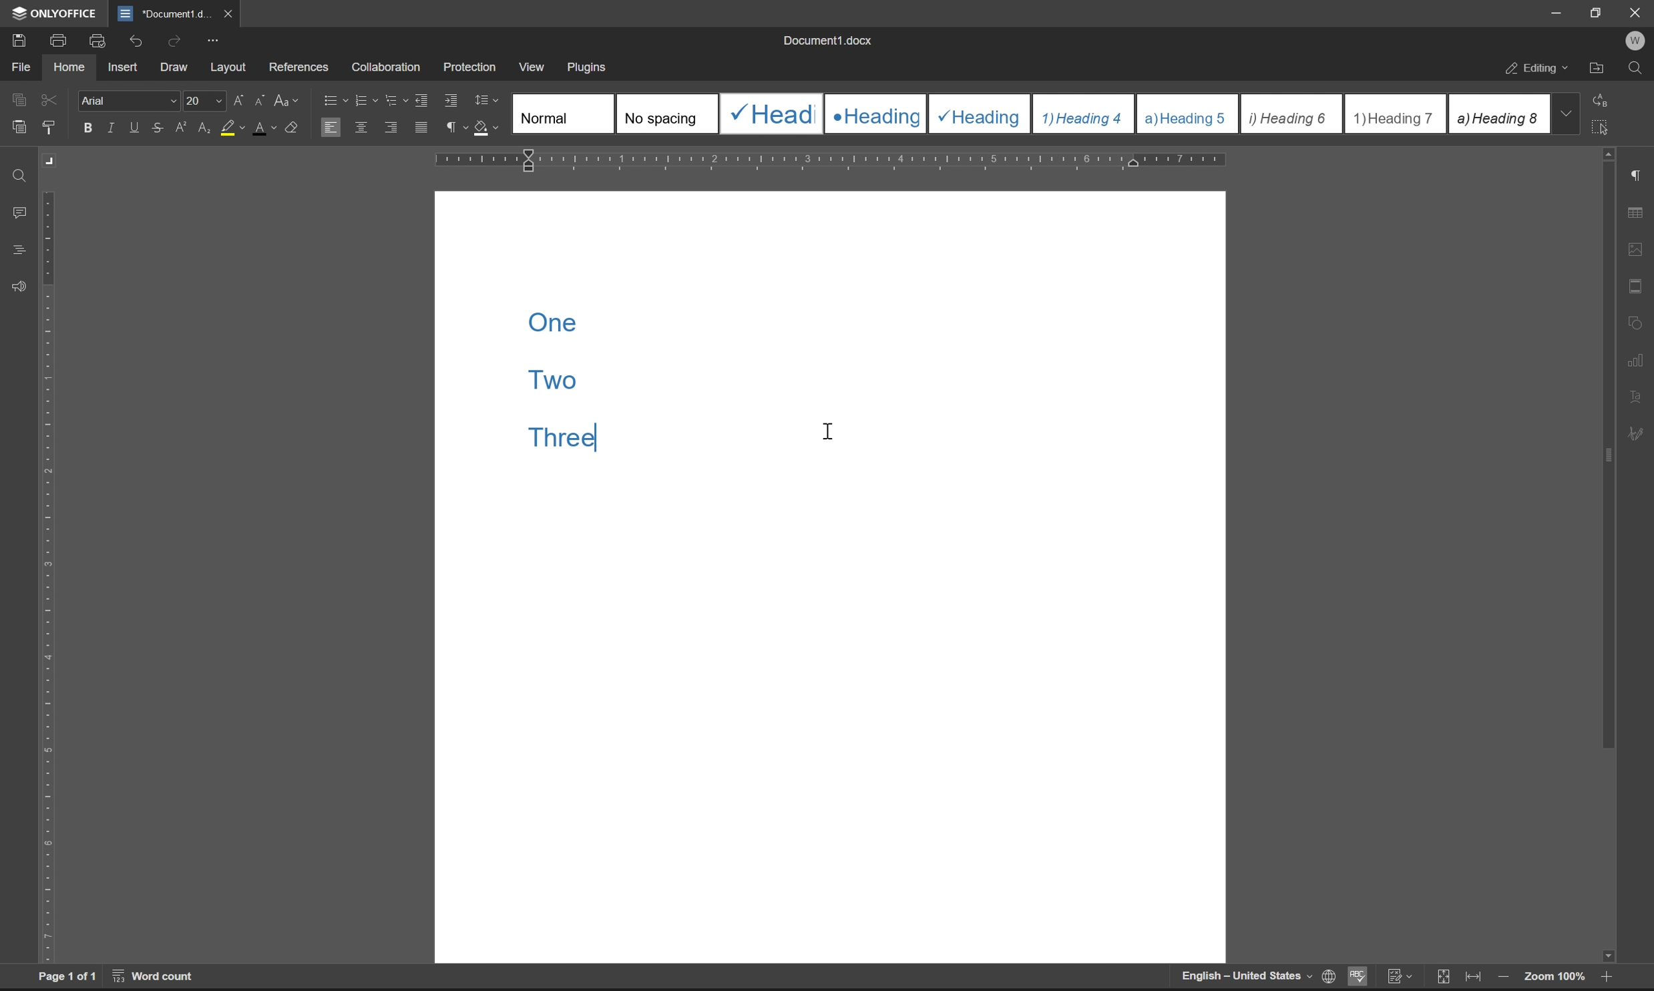 Image resolution: width=1654 pixels, height=991 pixels. What do you see at coordinates (15, 39) in the screenshot?
I see `save` at bounding box center [15, 39].